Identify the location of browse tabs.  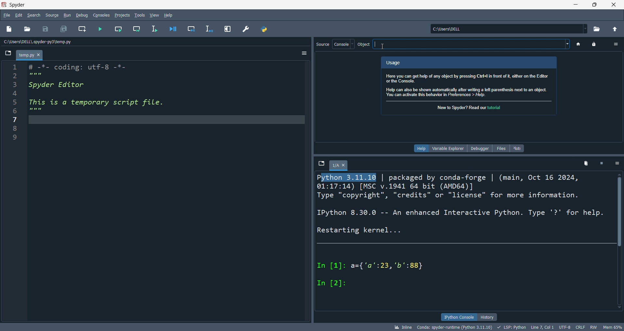
(320, 164).